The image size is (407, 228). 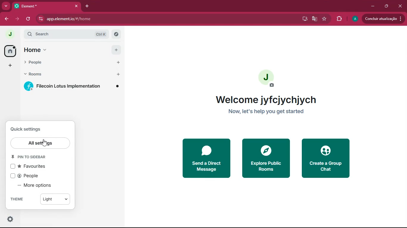 I want to click on refersh, so click(x=29, y=19).